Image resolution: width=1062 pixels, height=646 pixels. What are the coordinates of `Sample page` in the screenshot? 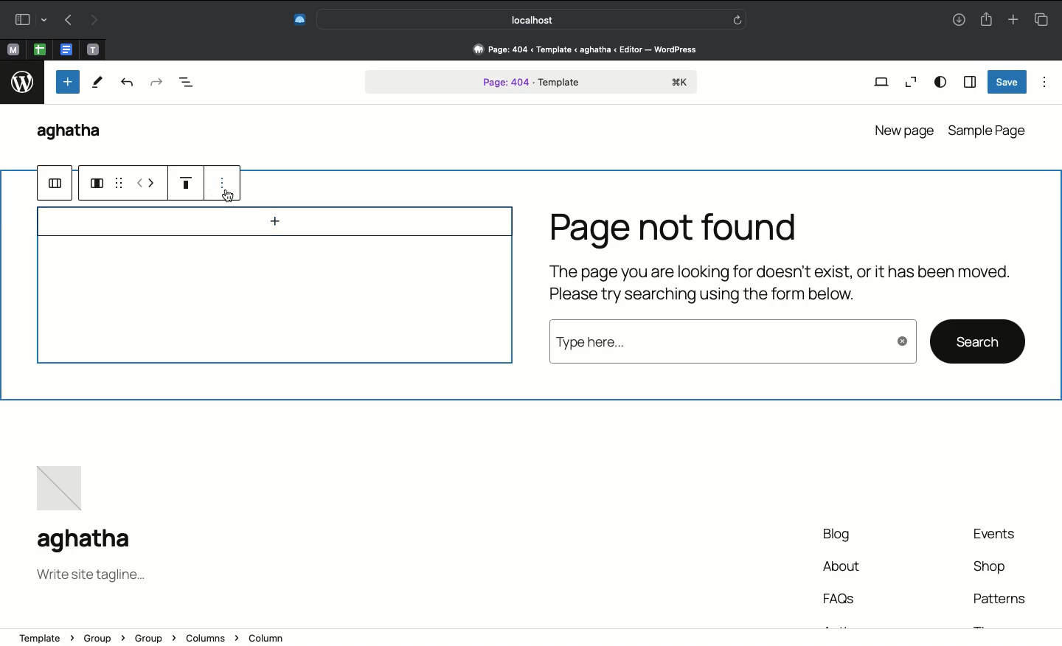 It's located at (989, 131).